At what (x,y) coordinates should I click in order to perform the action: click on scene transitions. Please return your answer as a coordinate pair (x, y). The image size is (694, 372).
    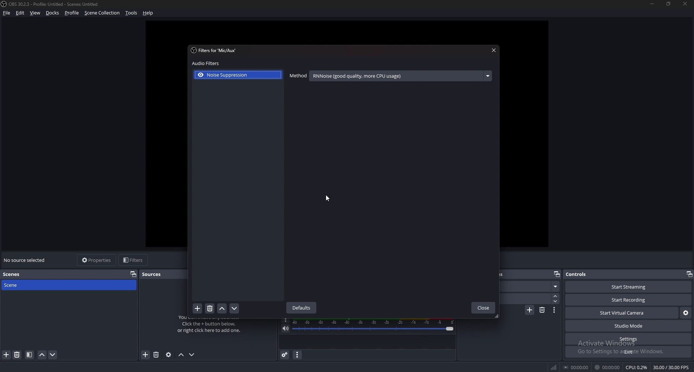
    Looking at the image, I should click on (524, 274).